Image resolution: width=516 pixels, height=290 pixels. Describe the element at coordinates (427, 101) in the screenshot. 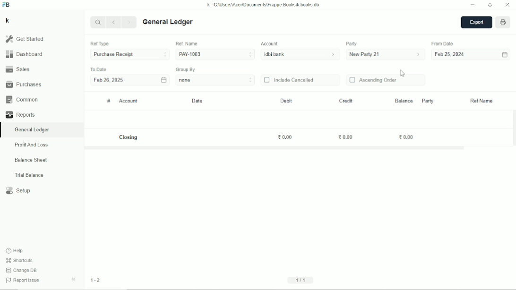

I see `Party` at that location.